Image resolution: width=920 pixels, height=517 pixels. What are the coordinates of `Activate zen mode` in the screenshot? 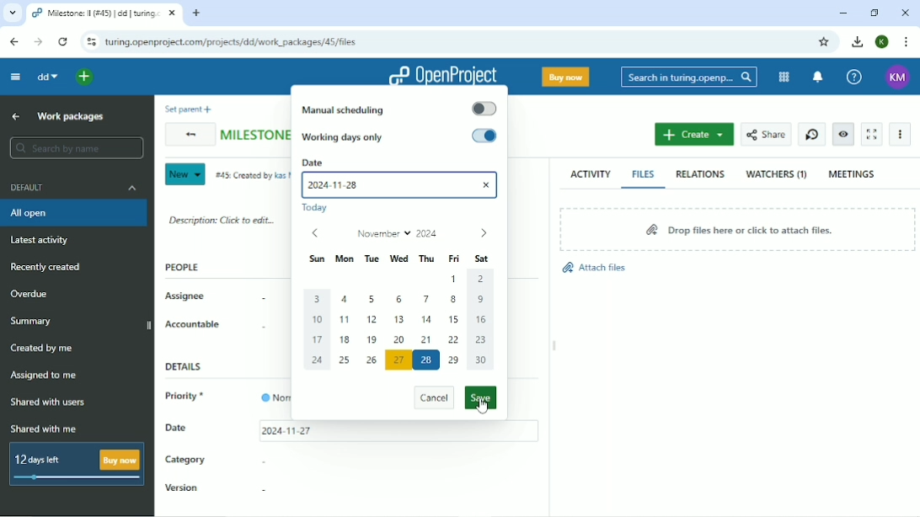 It's located at (871, 134).